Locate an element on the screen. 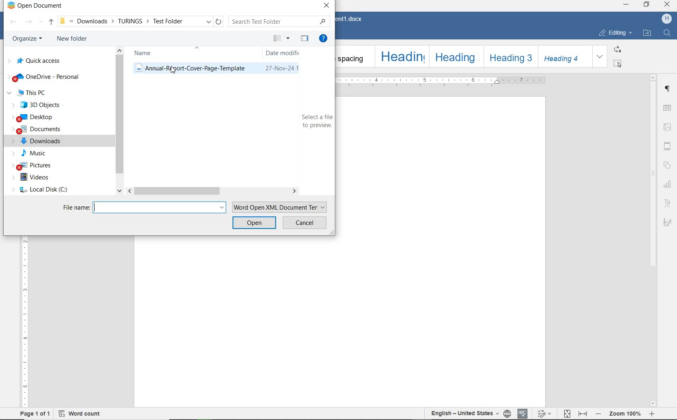  scrollbar is located at coordinates (652, 240).